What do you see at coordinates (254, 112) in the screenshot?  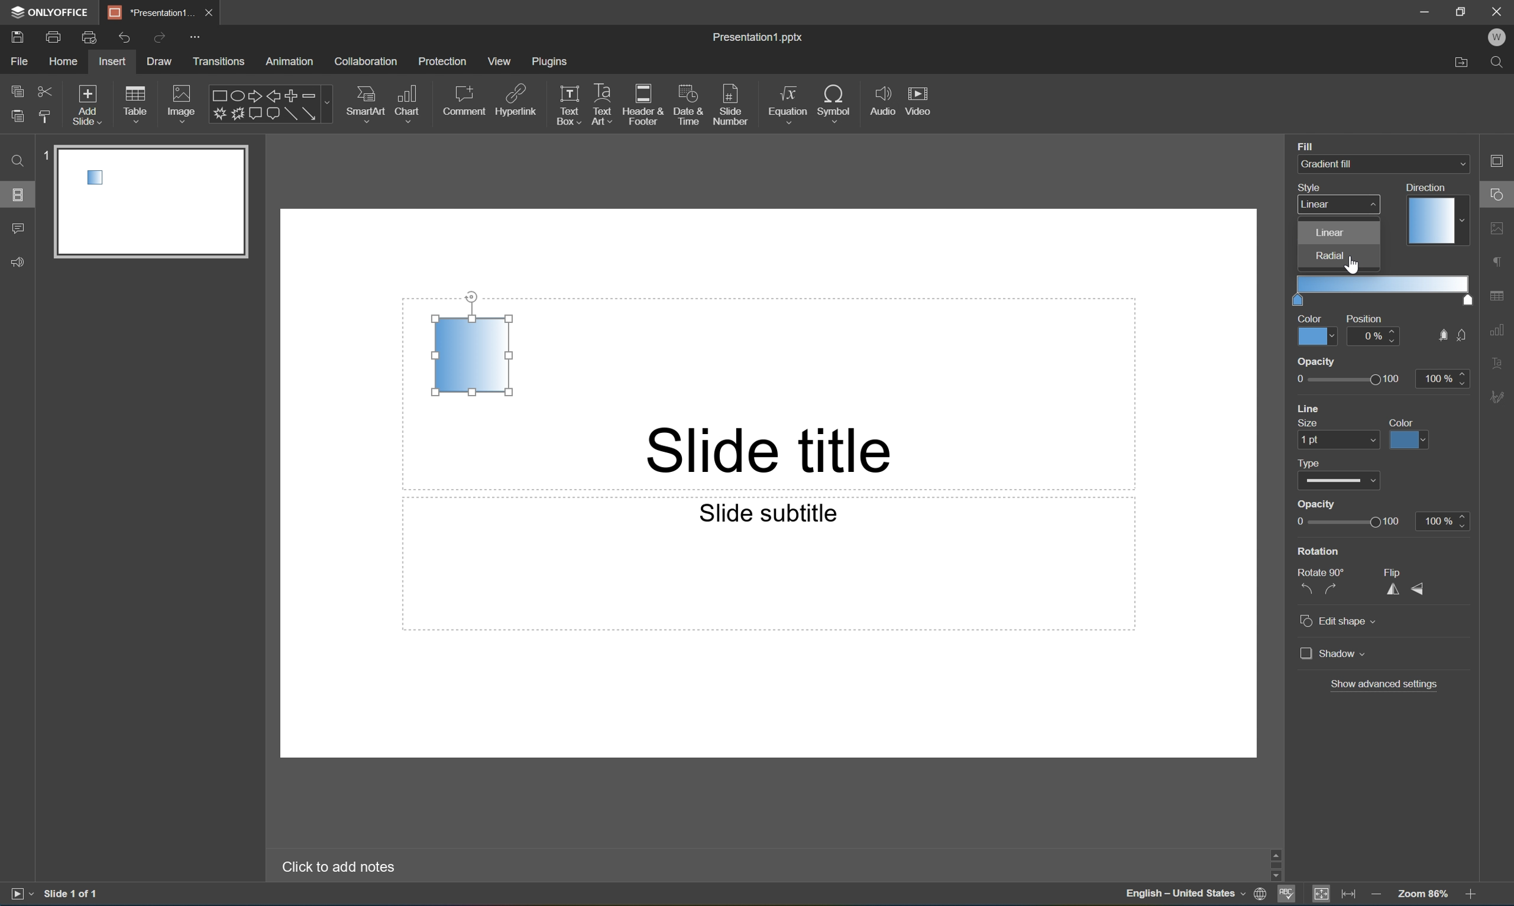 I see `` at bounding box center [254, 112].